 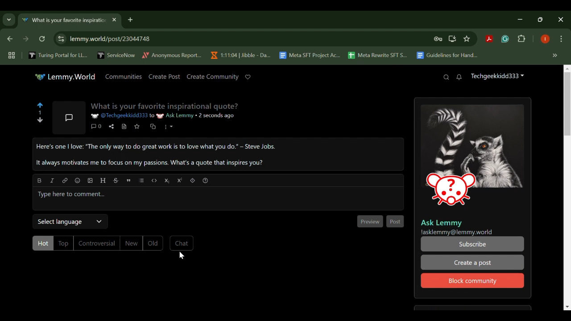 What do you see at coordinates (567, 187) in the screenshot?
I see `Scroll Bar` at bounding box center [567, 187].